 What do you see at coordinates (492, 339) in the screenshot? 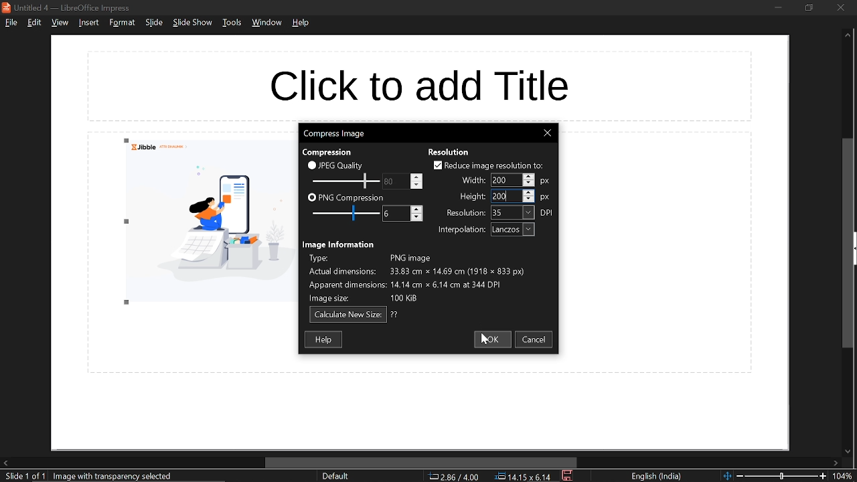
I see `ok` at bounding box center [492, 339].